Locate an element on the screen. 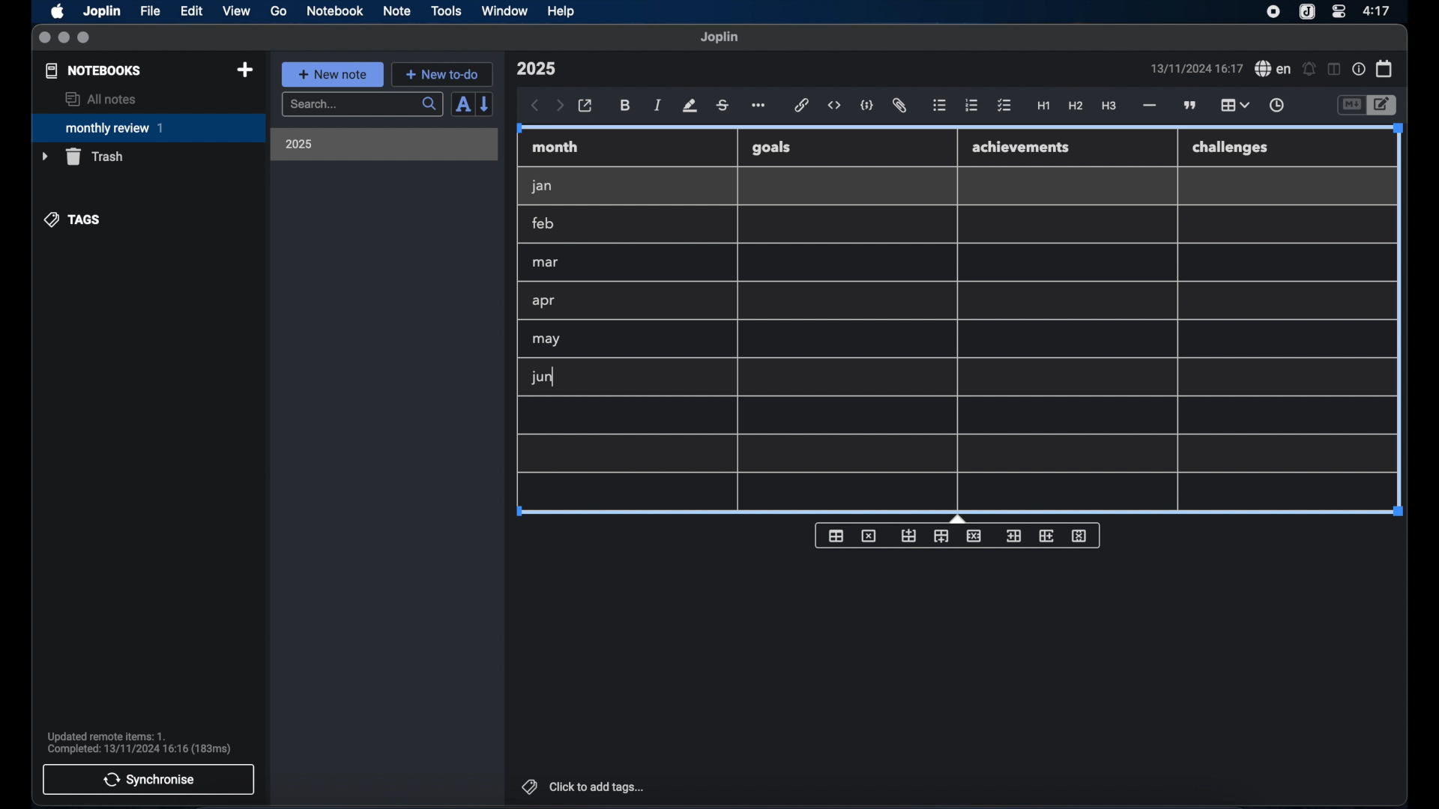  toggle editor is located at coordinates (1351, 106).